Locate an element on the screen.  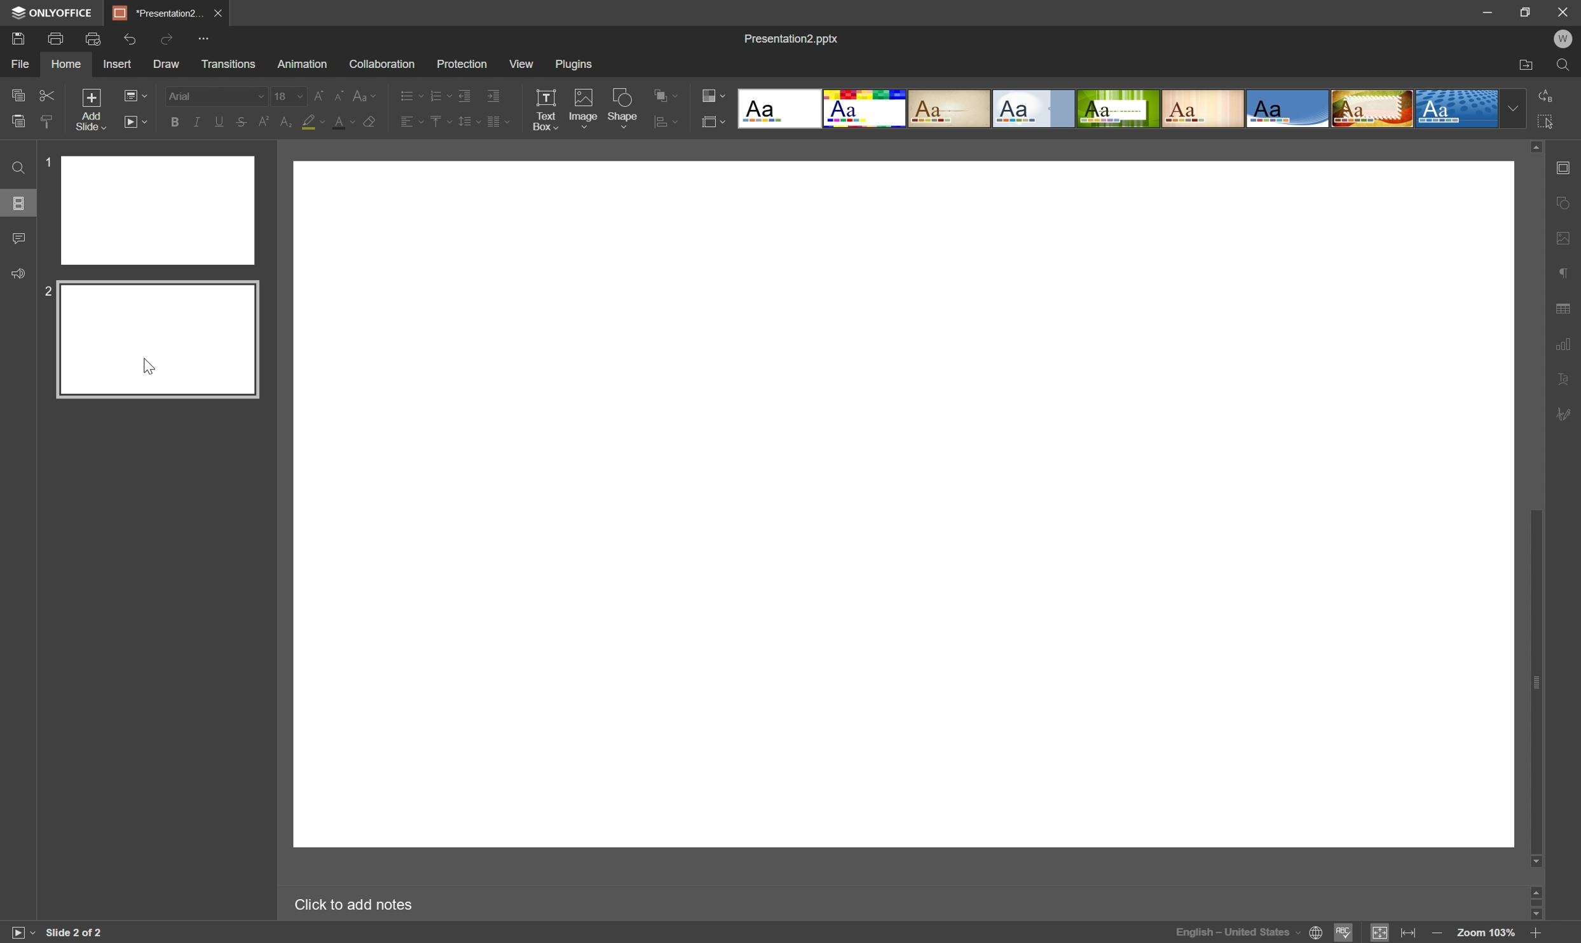
1 is located at coordinates (48, 161).